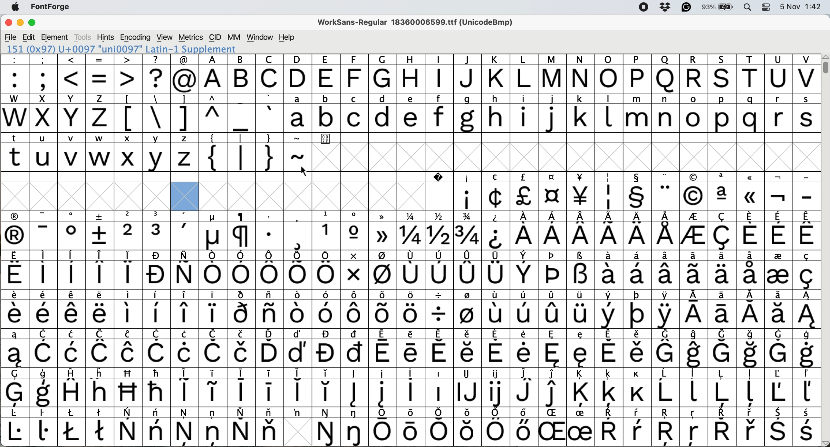  I want to click on symbol, so click(15, 427).